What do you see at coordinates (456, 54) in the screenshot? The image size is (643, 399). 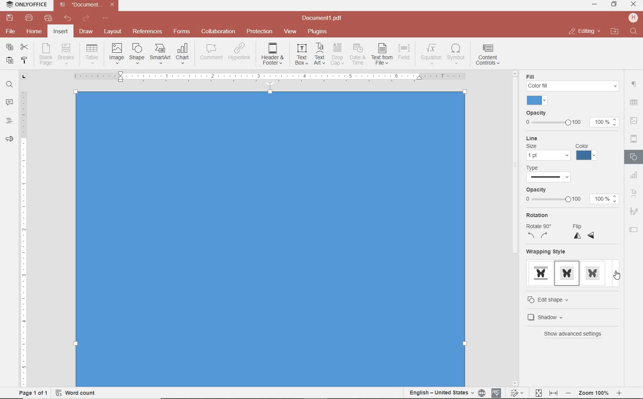 I see `INSERT SYMBOL` at bounding box center [456, 54].